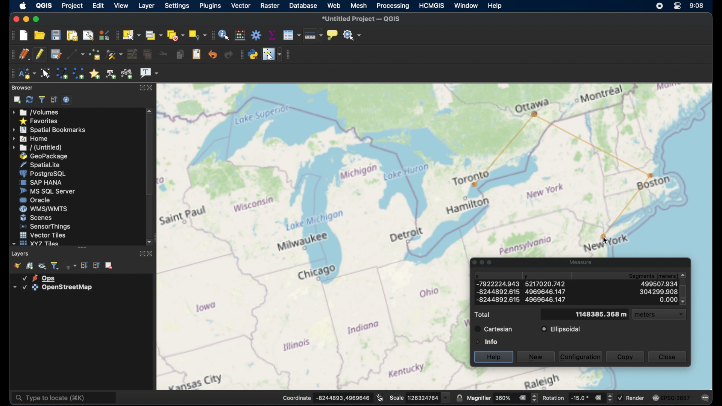 This screenshot has width=722, height=406. What do you see at coordinates (15, 18) in the screenshot?
I see `close` at bounding box center [15, 18].